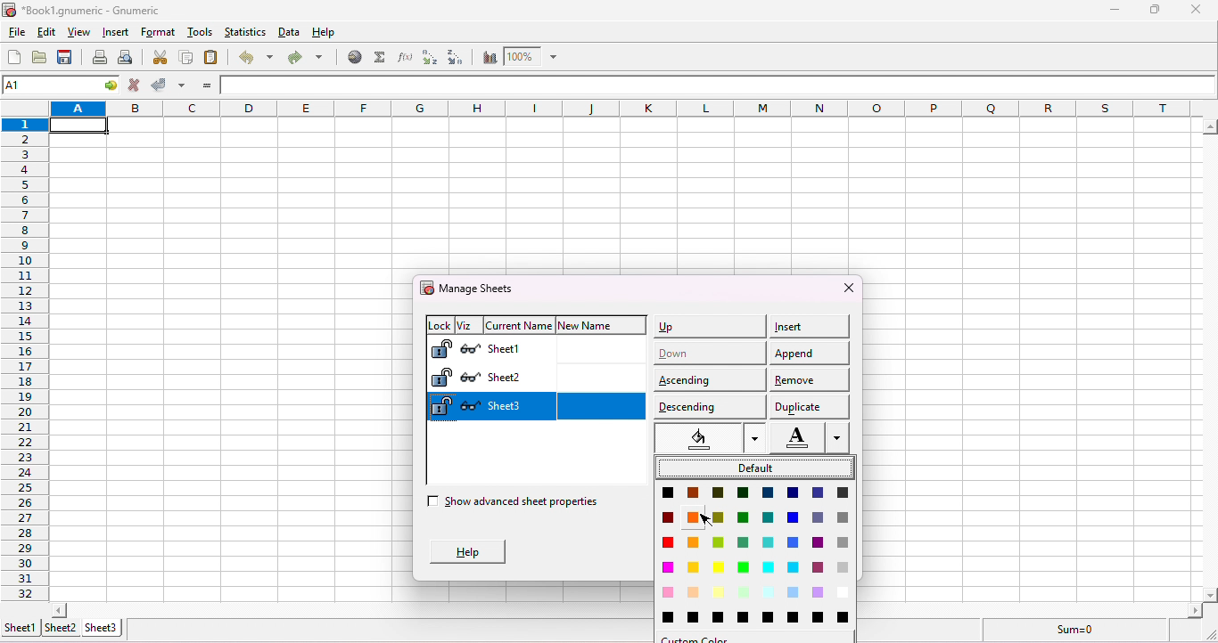  What do you see at coordinates (441, 378) in the screenshot?
I see `Lock sheet 2` at bounding box center [441, 378].